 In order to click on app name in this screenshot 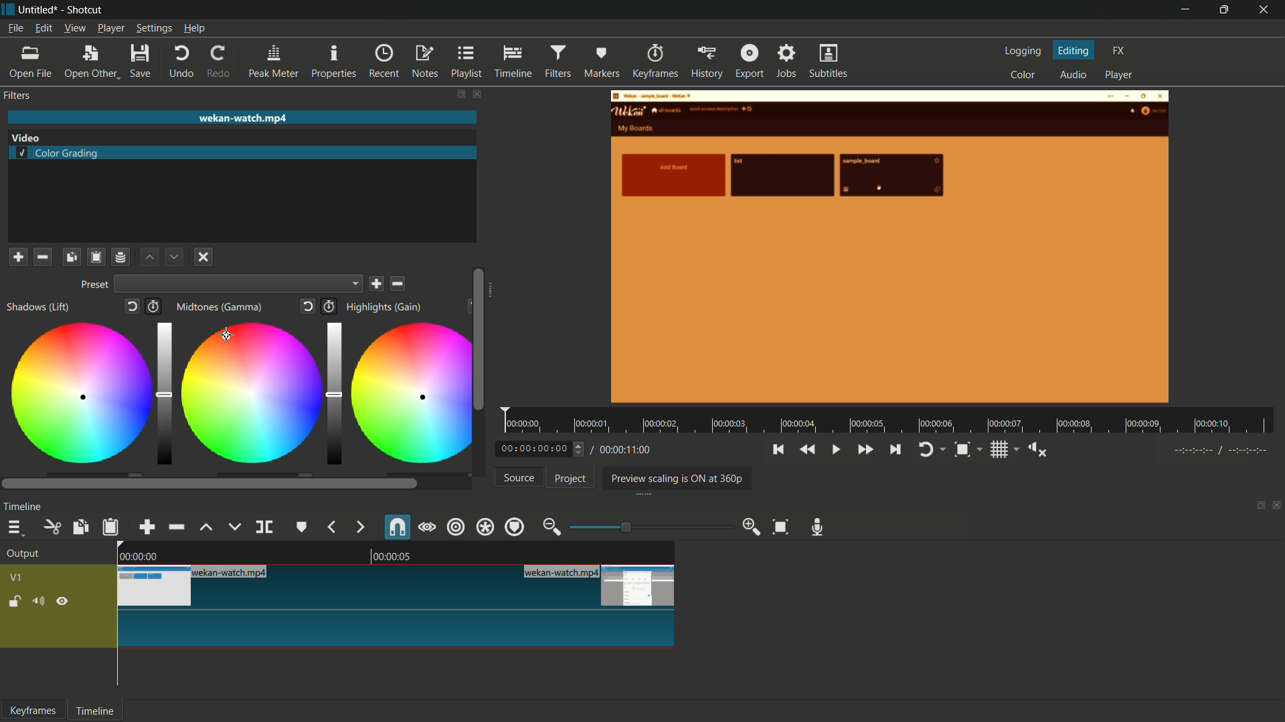, I will do `click(86, 11)`.